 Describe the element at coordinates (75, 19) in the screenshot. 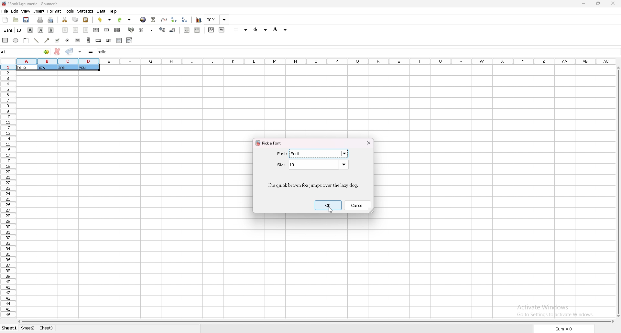

I see `copy` at that location.